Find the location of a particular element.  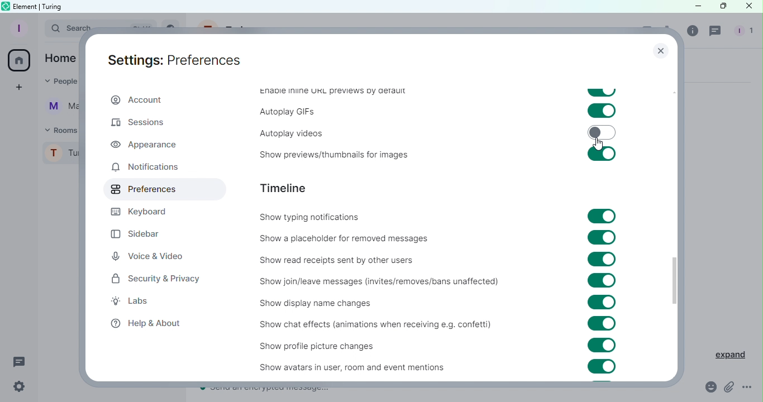

Emoji is located at coordinates (707, 387).